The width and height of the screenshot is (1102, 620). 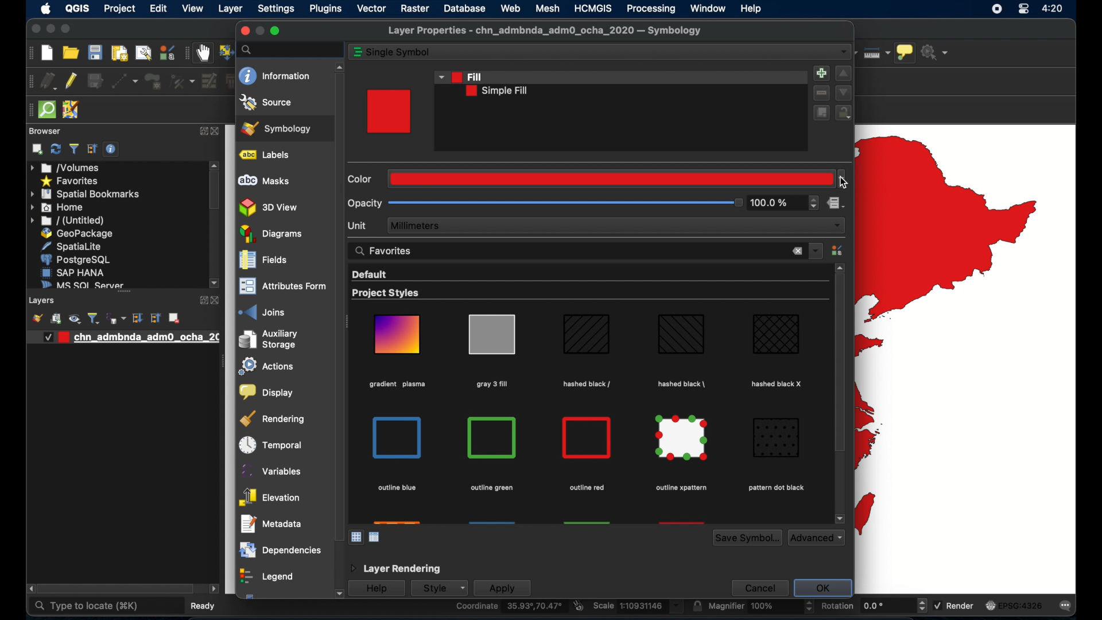 I want to click on digitize with segment, so click(x=125, y=82).